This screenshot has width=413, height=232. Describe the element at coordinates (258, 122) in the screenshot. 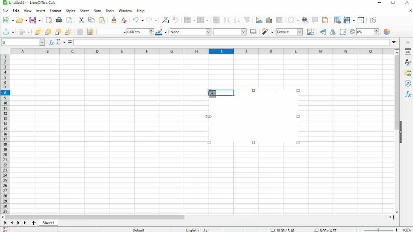

I see `Image` at that location.